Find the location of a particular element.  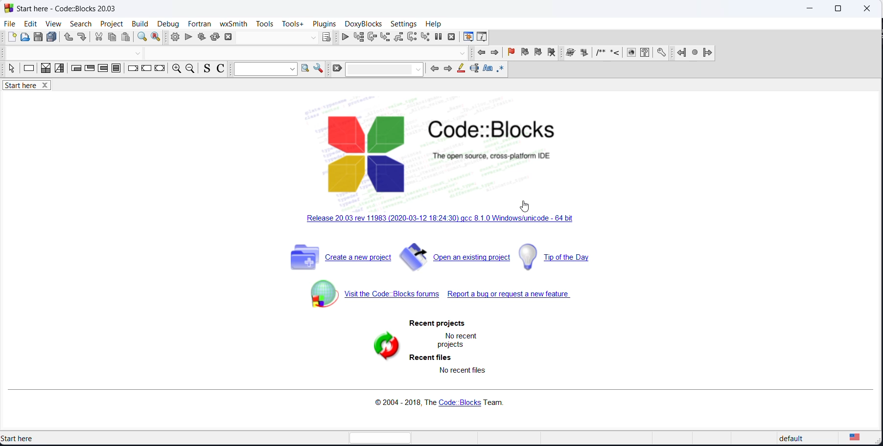

cursor is located at coordinates (522, 204).